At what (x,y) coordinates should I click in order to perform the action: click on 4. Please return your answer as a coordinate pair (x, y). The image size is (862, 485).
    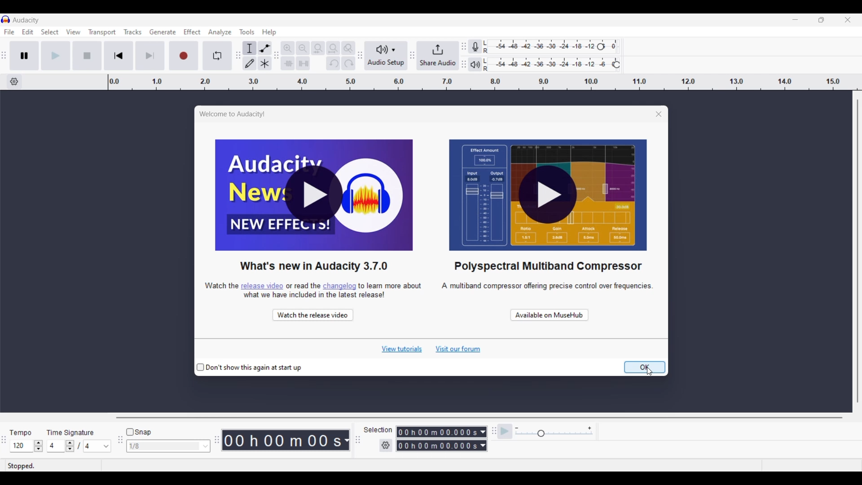
    Looking at the image, I should click on (57, 446).